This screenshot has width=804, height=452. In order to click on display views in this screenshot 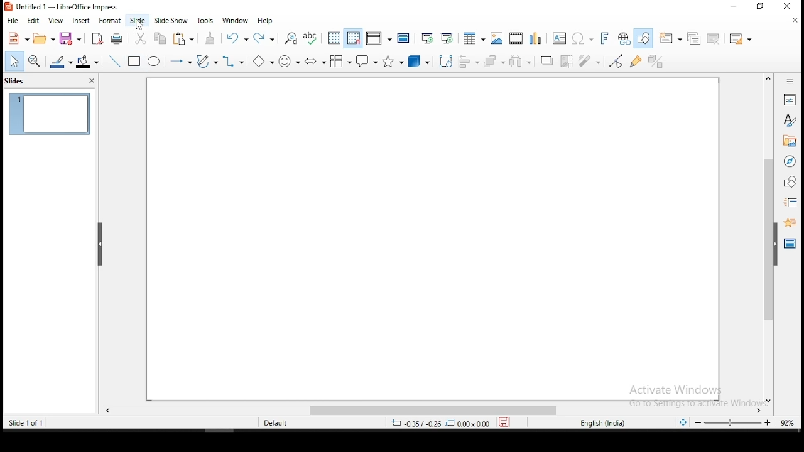, I will do `click(379, 38)`.